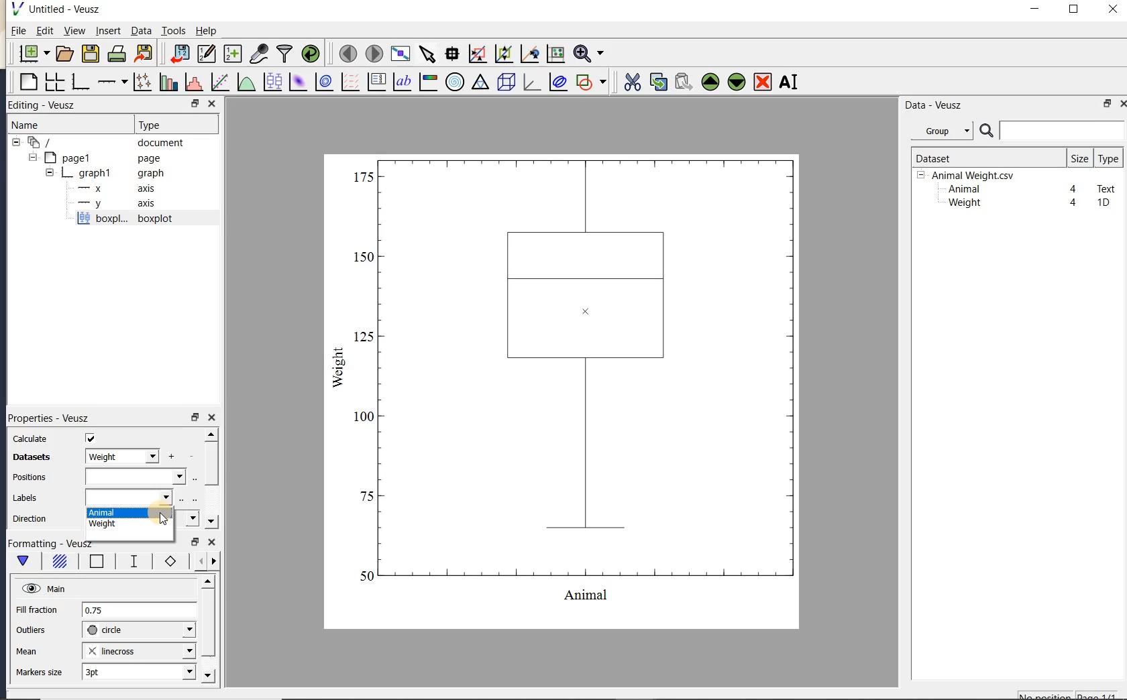 The width and height of the screenshot is (1127, 700). Describe the element at coordinates (270, 82) in the screenshot. I see `plot box plots` at that location.